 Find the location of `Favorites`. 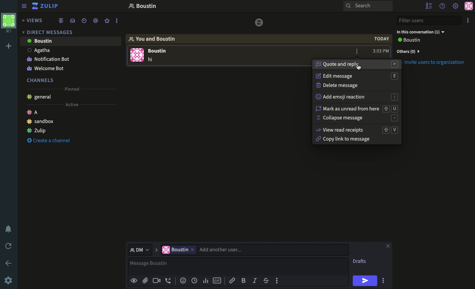

Favorites is located at coordinates (107, 21).